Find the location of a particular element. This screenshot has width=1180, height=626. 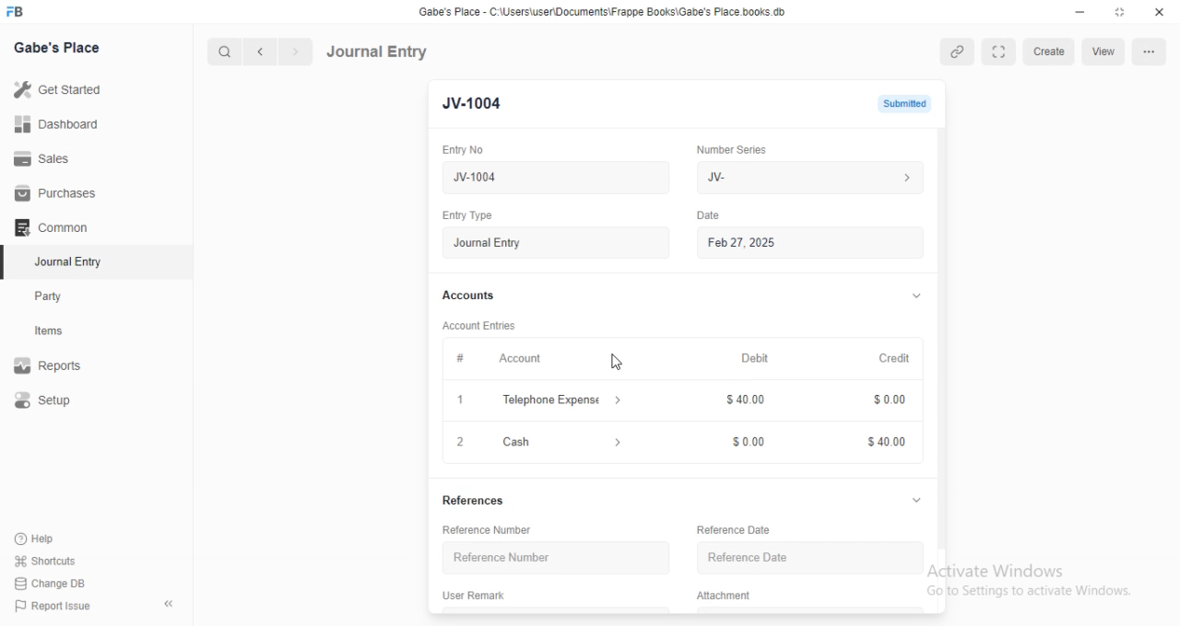

Account is located at coordinates (521, 359).